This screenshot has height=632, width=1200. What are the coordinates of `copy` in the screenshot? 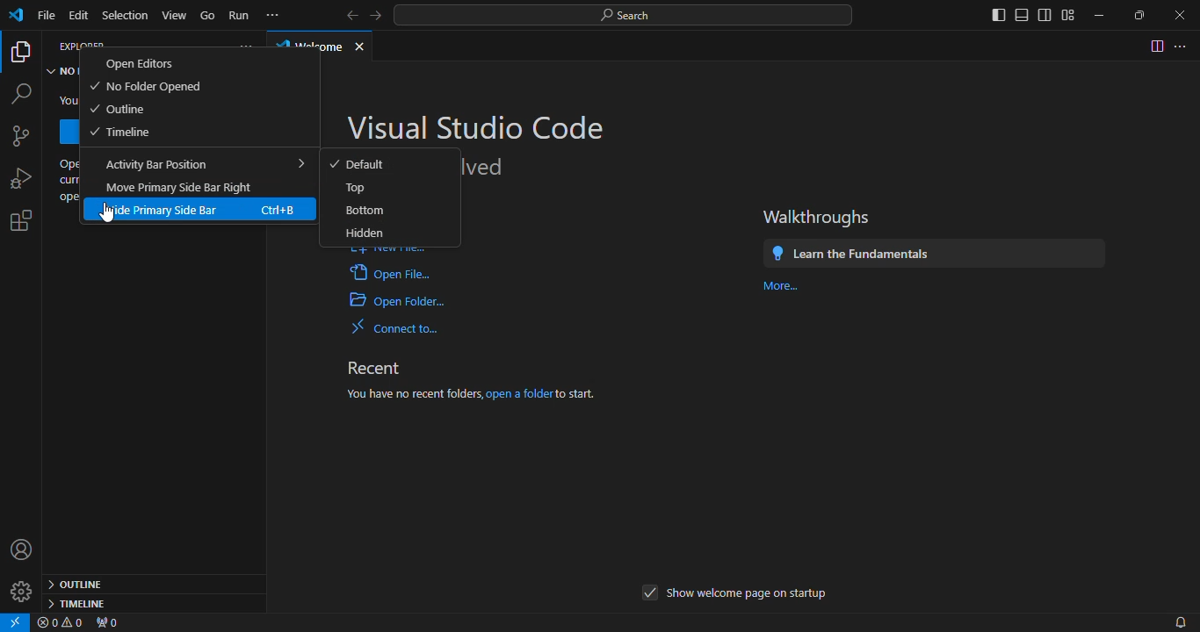 It's located at (20, 54).